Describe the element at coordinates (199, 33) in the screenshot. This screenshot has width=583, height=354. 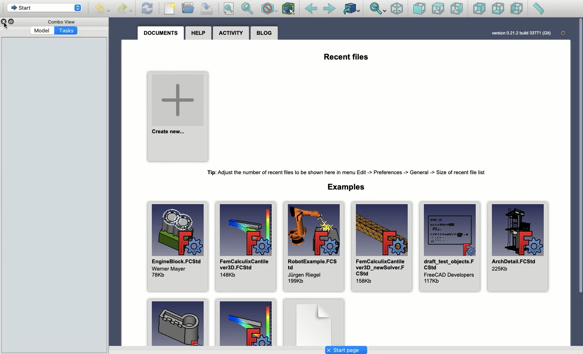
I see `Help` at that location.